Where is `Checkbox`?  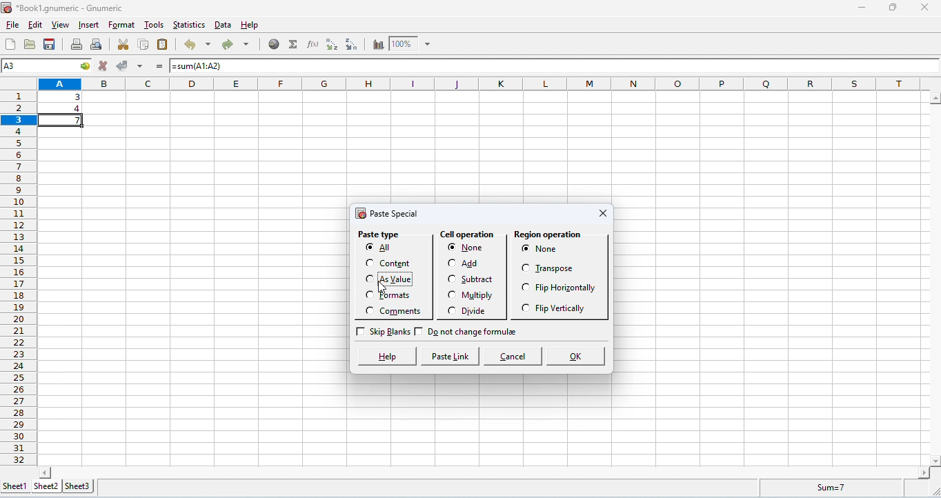
Checkbox is located at coordinates (421, 331).